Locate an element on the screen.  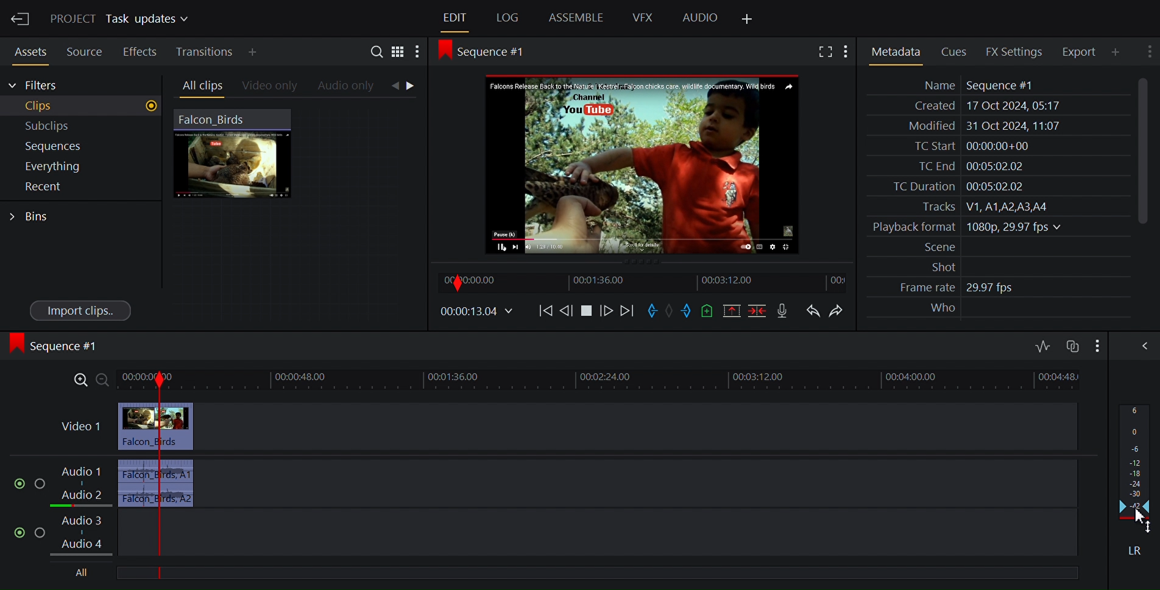
Timeline indicator is located at coordinates (161, 472).